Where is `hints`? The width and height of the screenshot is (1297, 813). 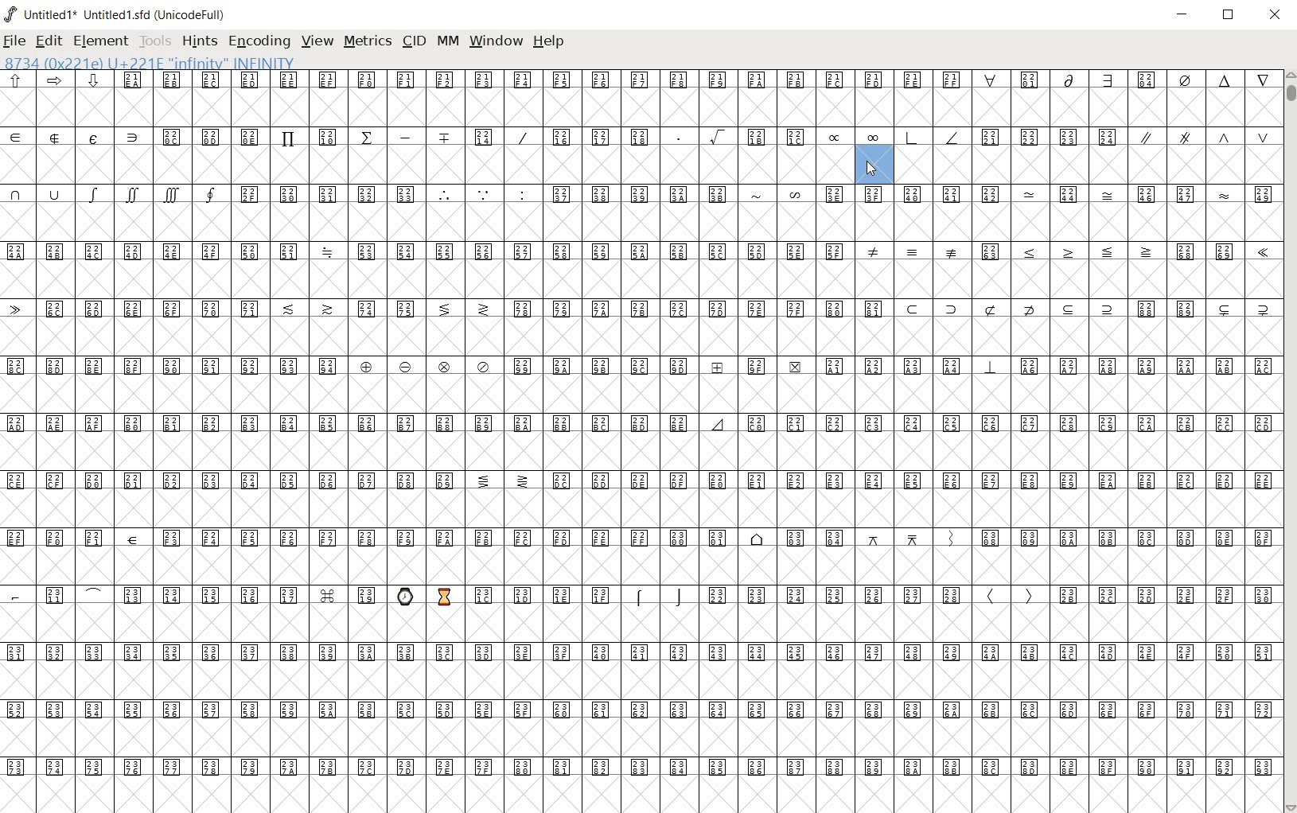 hints is located at coordinates (200, 40).